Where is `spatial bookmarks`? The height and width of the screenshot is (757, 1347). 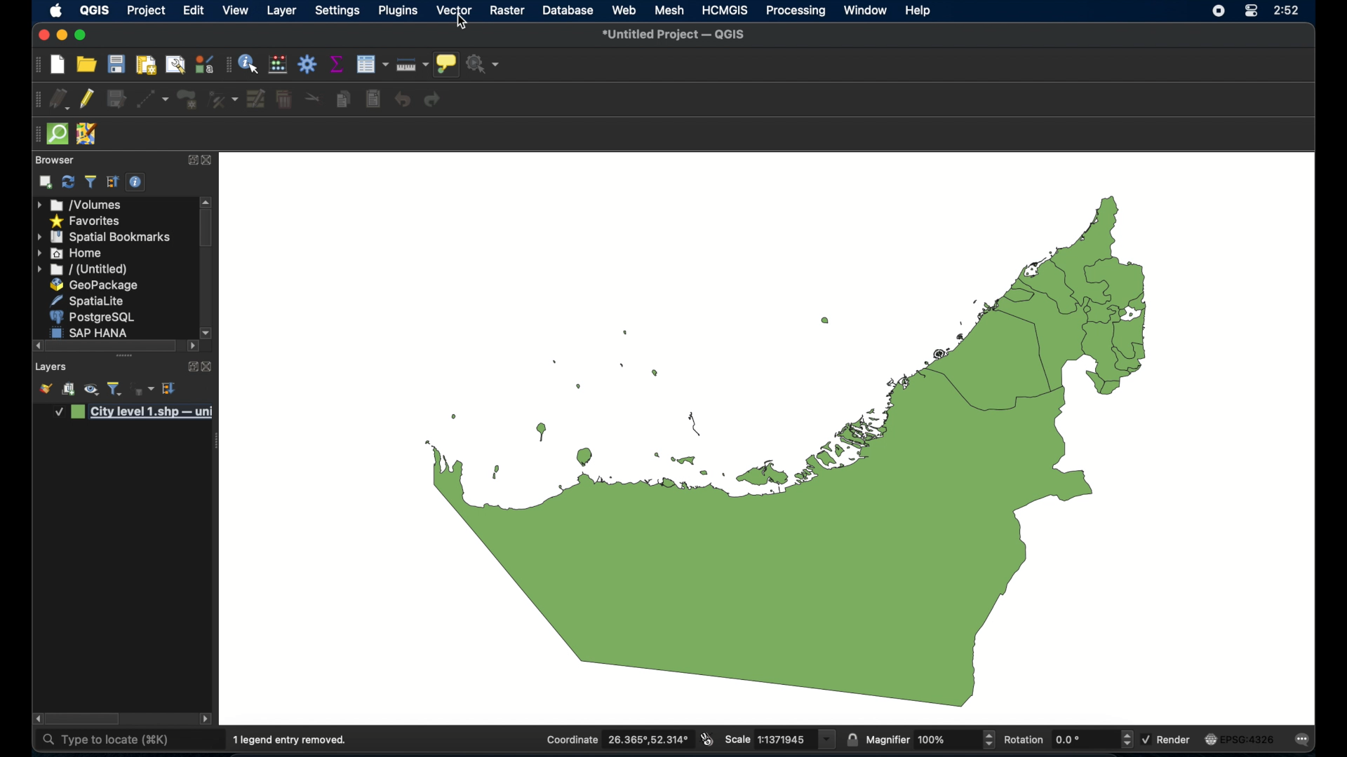 spatial bookmarks is located at coordinates (102, 238).